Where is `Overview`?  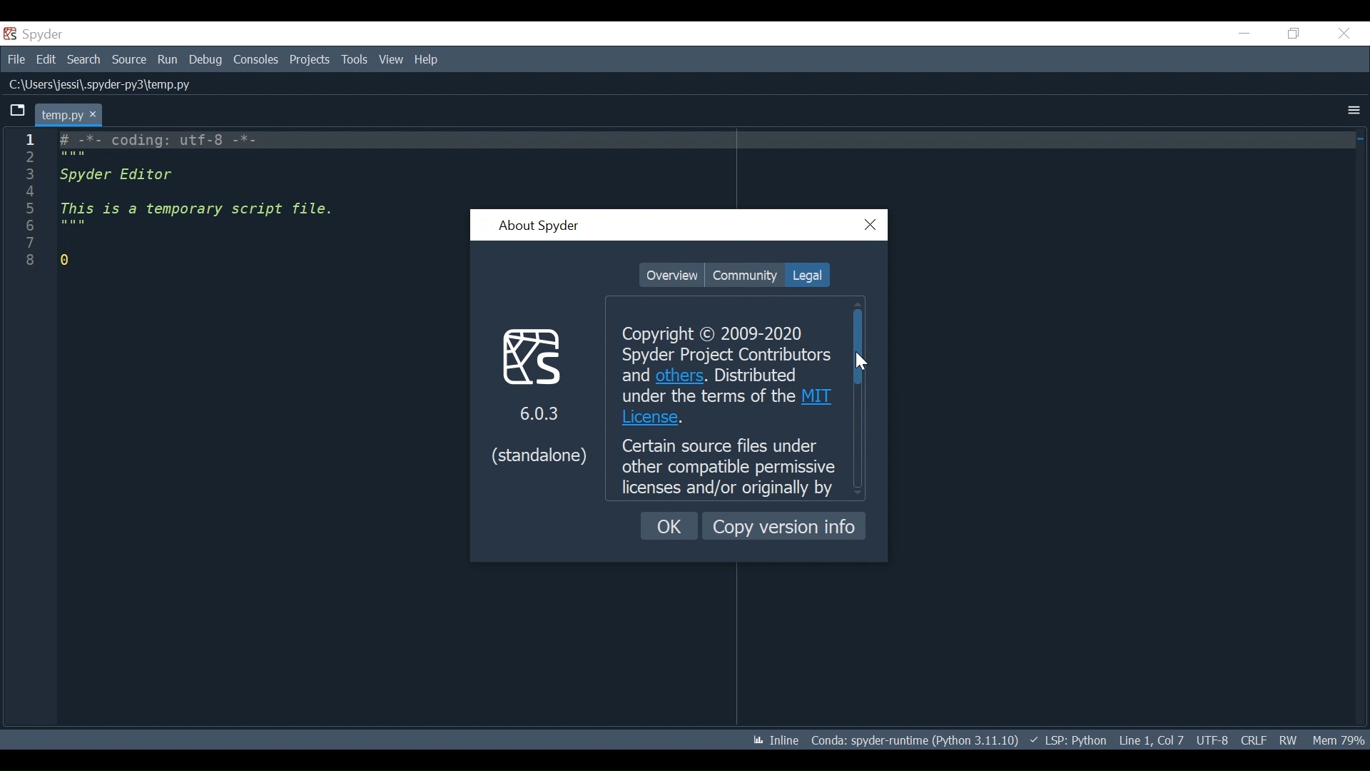
Overview is located at coordinates (671, 276).